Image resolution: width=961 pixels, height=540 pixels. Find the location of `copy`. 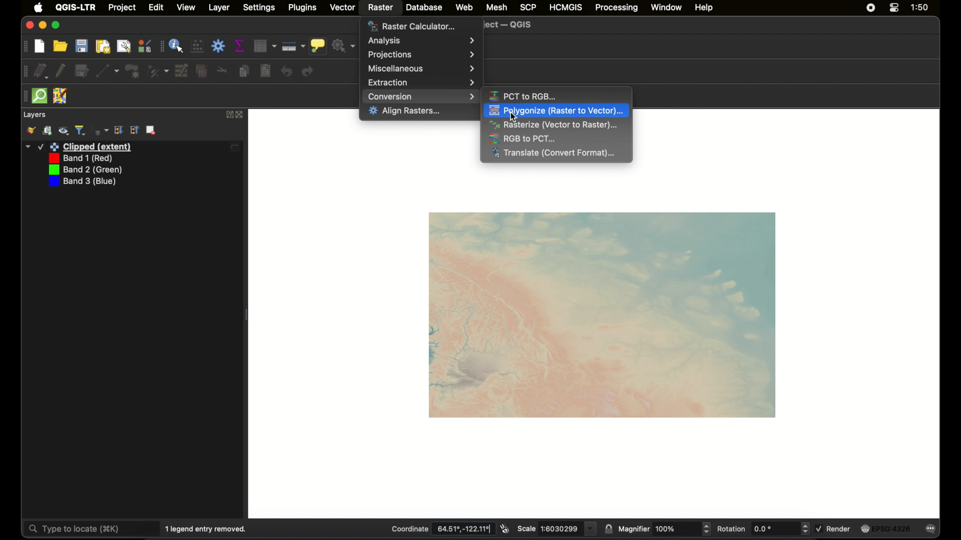

copy is located at coordinates (244, 71).